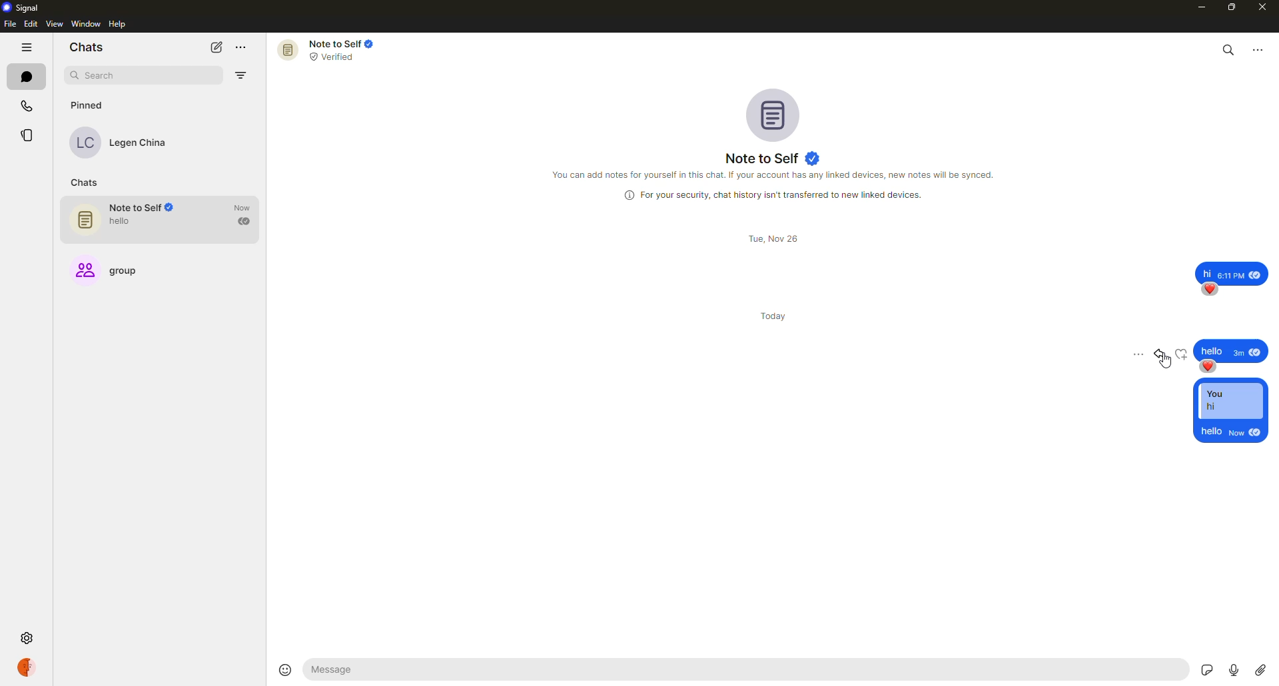  What do you see at coordinates (11, 24) in the screenshot?
I see `file` at bounding box center [11, 24].